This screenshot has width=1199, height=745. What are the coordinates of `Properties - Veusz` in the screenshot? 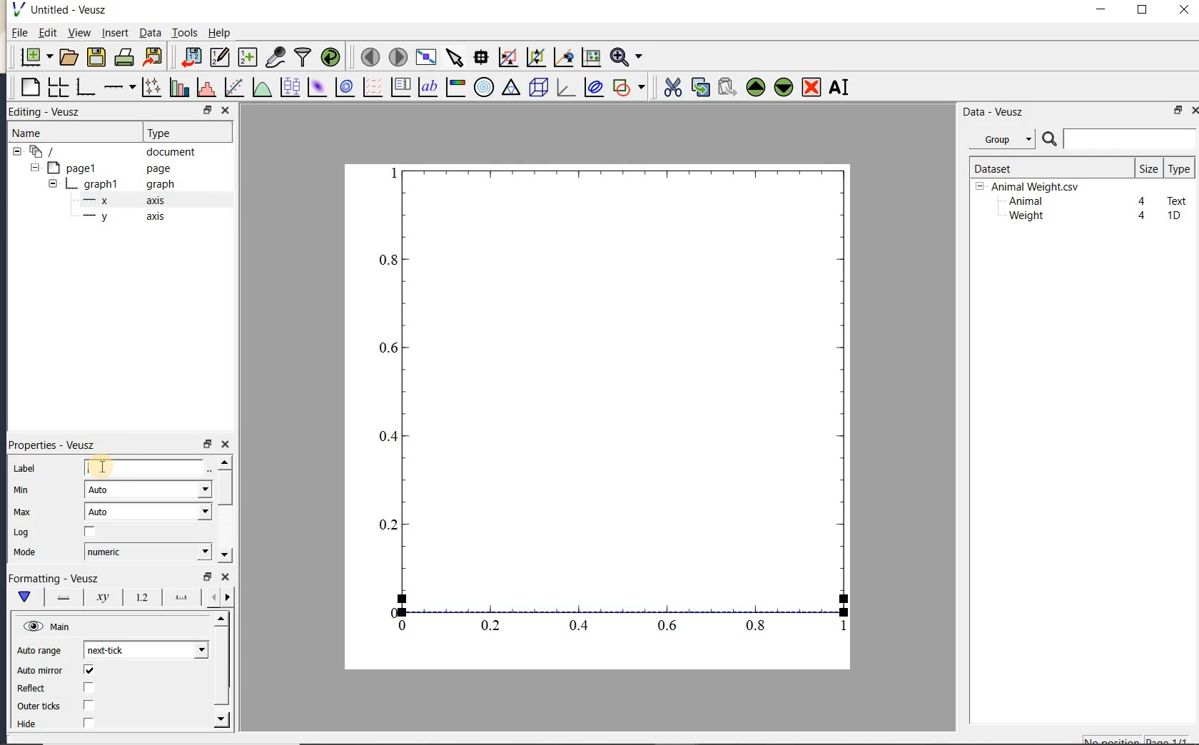 It's located at (56, 445).